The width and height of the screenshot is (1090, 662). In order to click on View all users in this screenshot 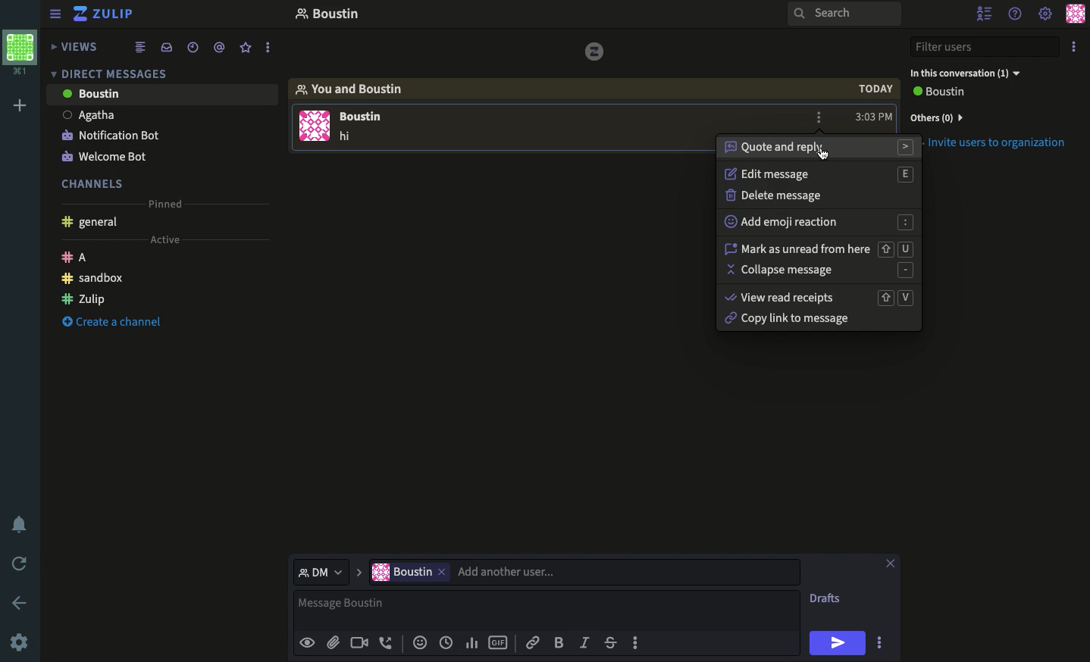, I will do `click(947, 93)`.